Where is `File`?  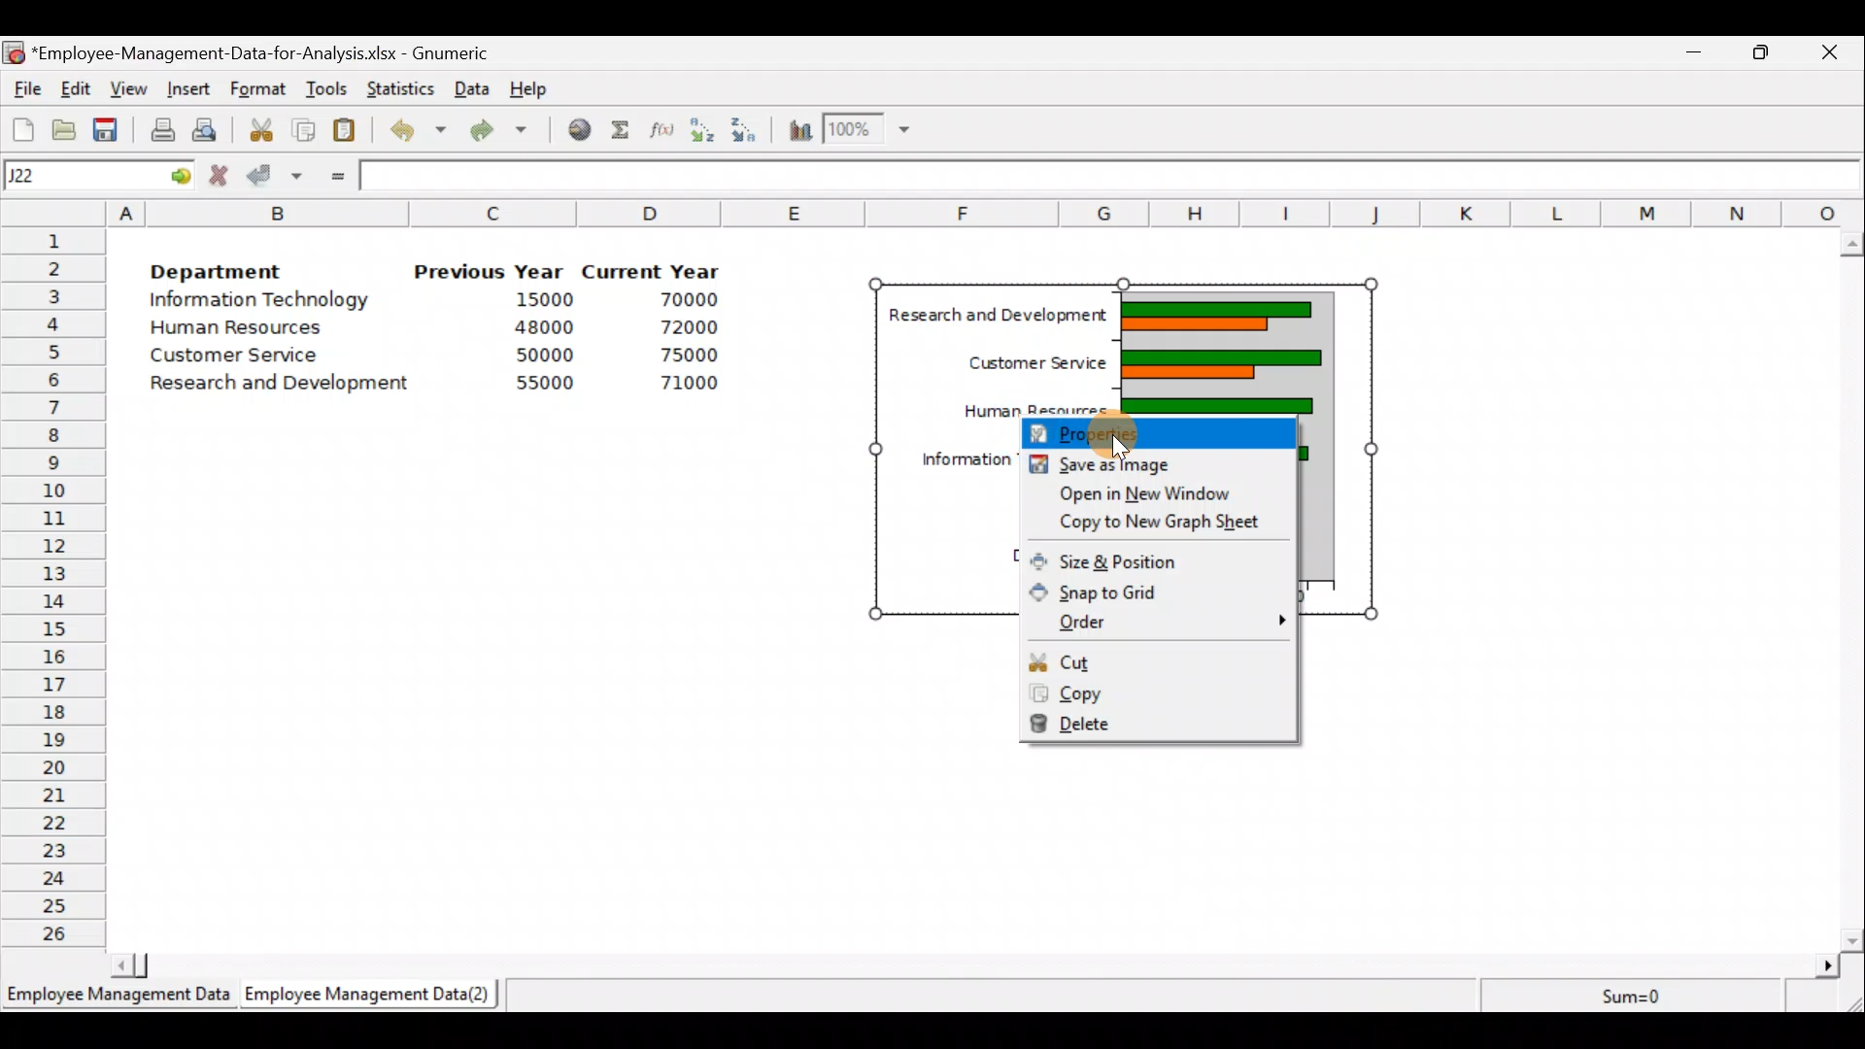 File is located at coordinates (24, 88).